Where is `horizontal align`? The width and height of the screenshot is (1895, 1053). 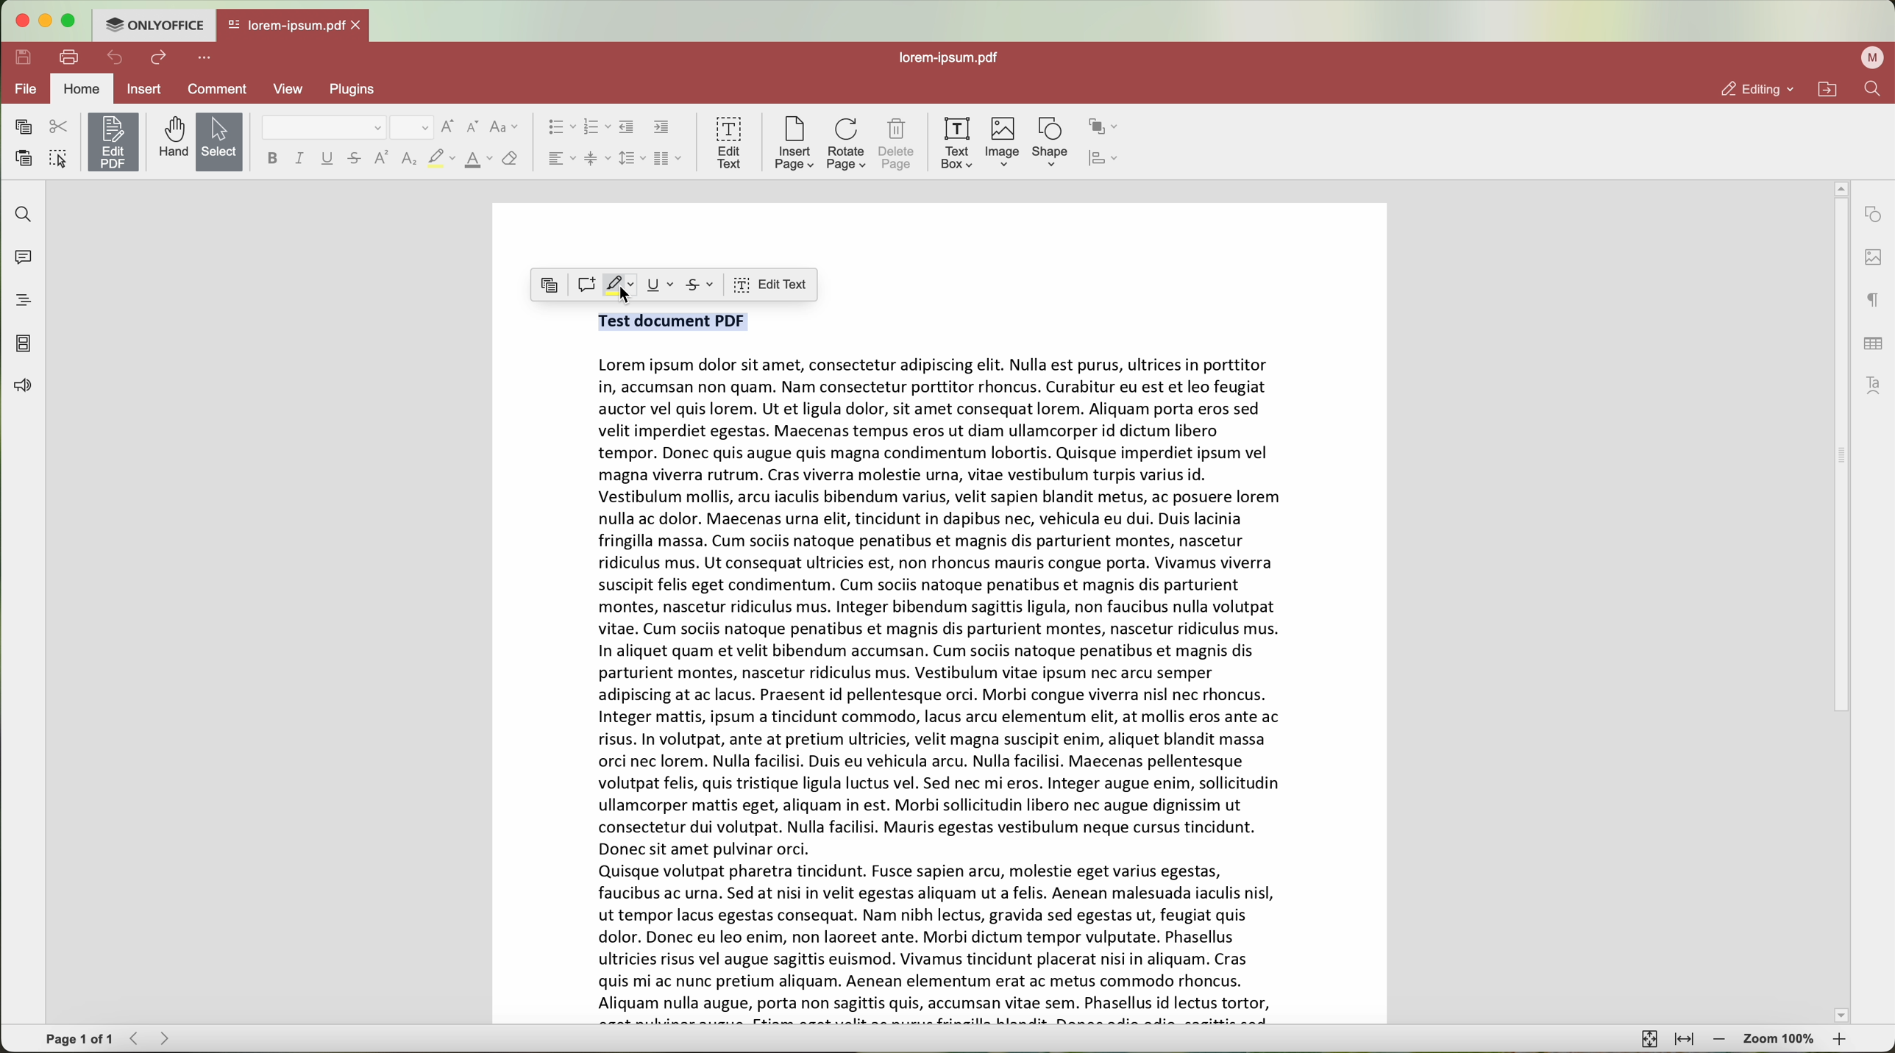 horizontal align is located at coordinates (560, 158).